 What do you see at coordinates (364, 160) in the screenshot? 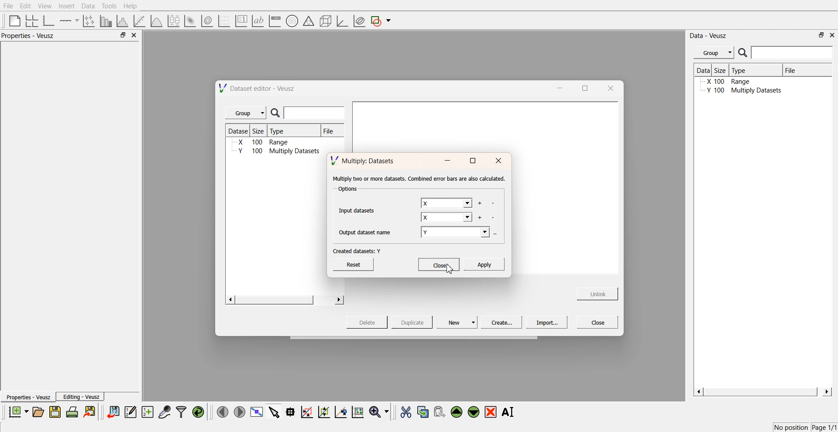
I see `Multiply: Datasets` at bounding box center [364, 160].